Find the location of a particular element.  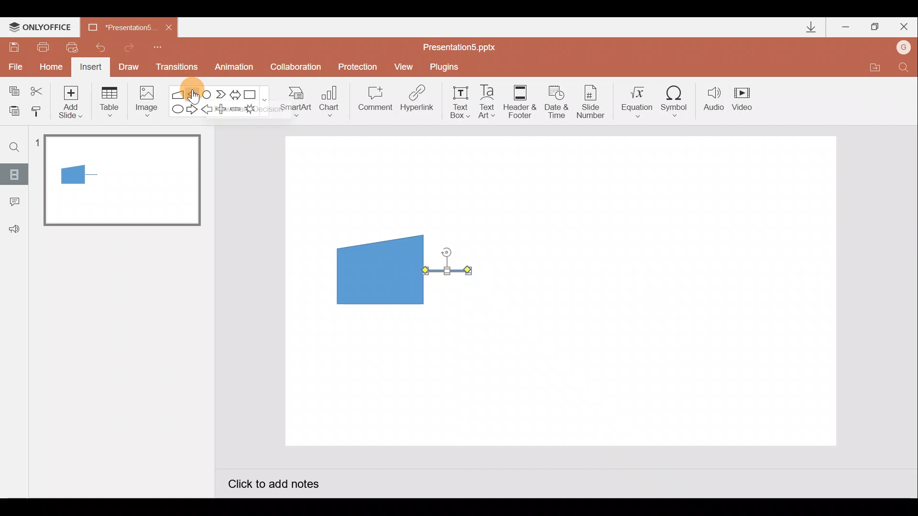

Close is located at coordinates (169, 28).